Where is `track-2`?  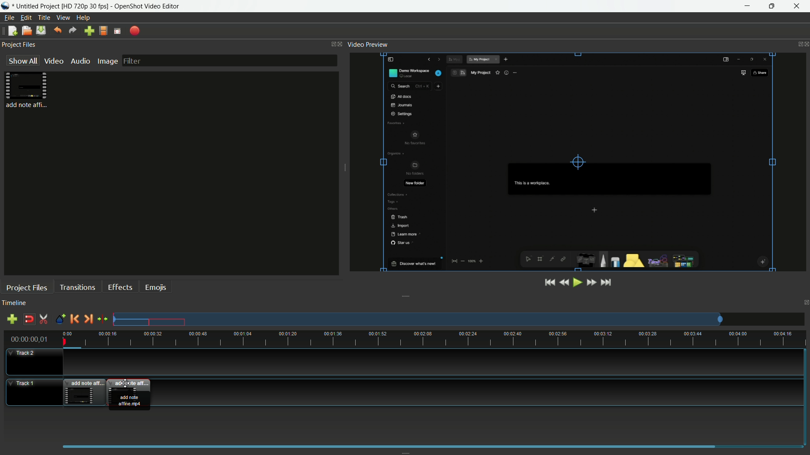 track-2 is located at coordinates (32, 361).